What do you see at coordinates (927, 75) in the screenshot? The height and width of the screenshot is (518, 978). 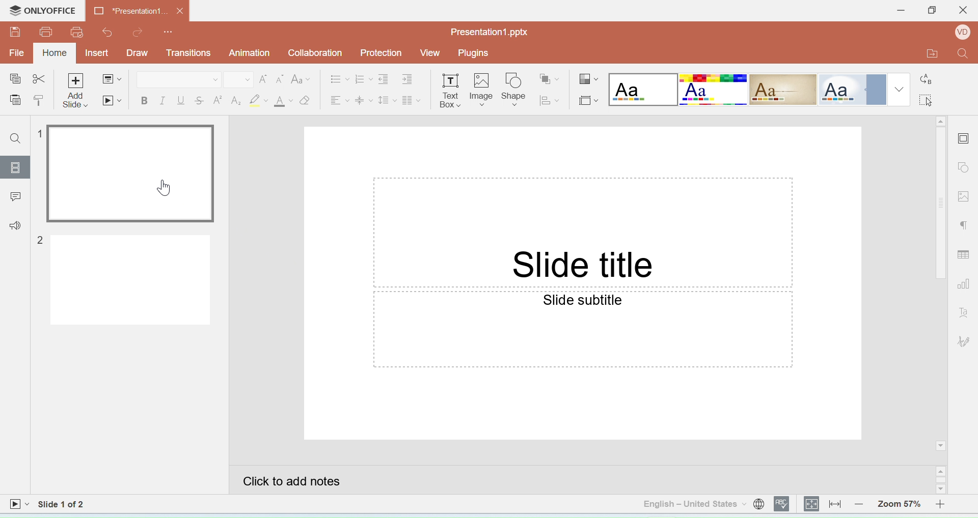 I see `Replace` at bounding box center [927, 75].